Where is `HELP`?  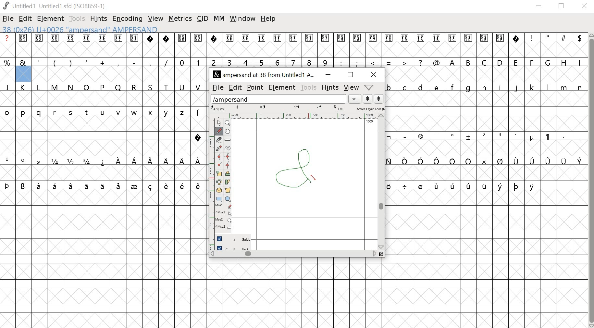 HELP is located at coordinates (368, 88).